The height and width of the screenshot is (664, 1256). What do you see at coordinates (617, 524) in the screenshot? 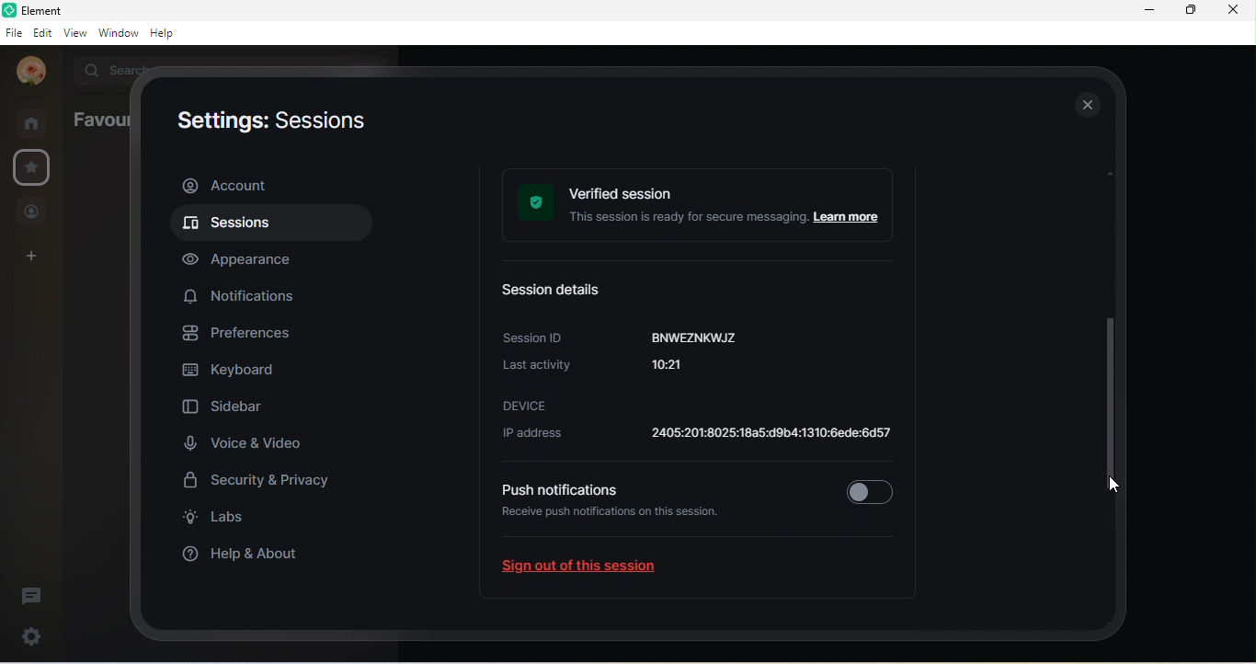
I see `receive push notifications on this session` at bounding box center [617, 524].